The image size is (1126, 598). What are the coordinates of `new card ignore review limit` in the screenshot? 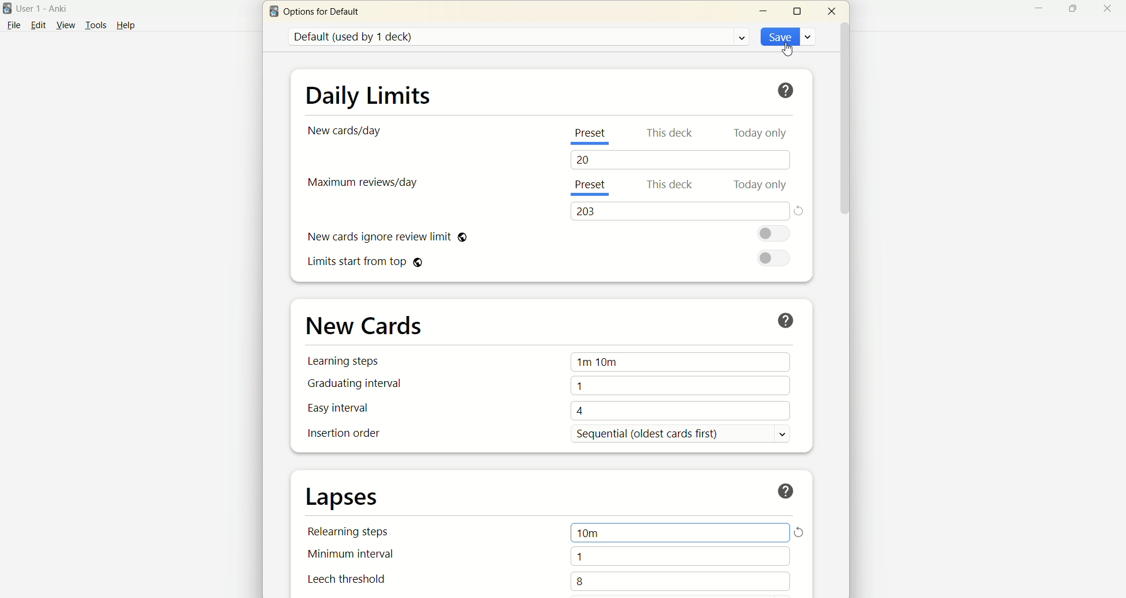 It's located at (386, 238).